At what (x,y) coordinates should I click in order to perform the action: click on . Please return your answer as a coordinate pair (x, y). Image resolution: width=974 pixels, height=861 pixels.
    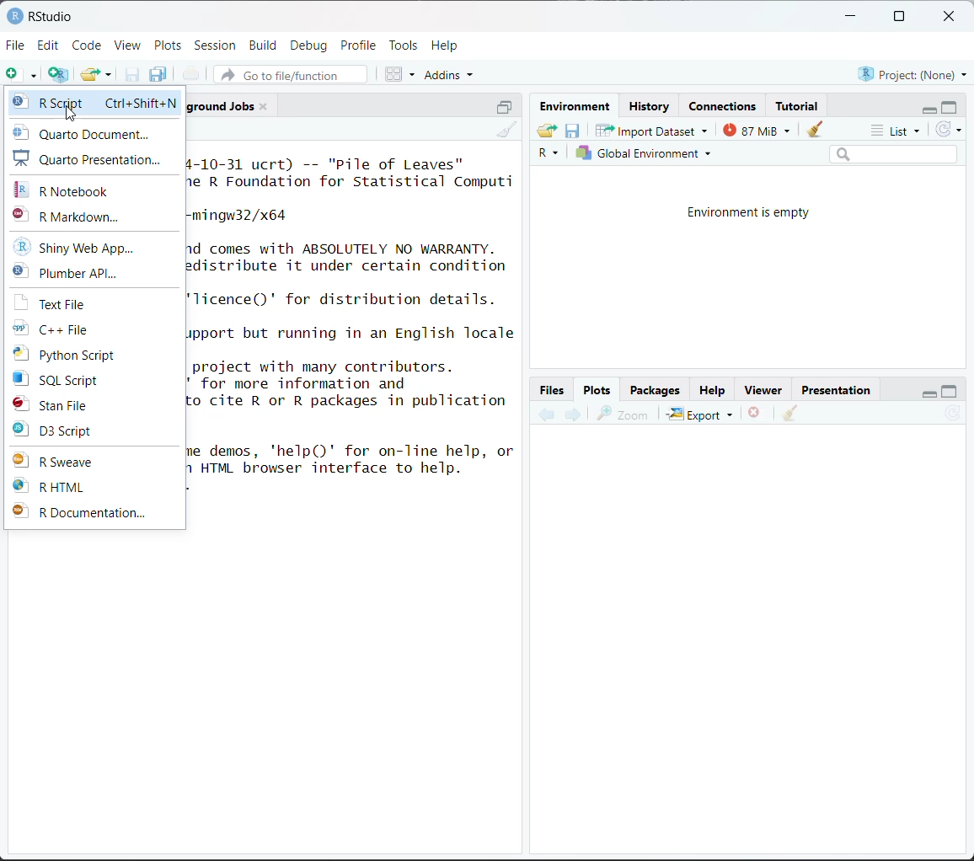
    Looking at the image, I should click on (500, 109).